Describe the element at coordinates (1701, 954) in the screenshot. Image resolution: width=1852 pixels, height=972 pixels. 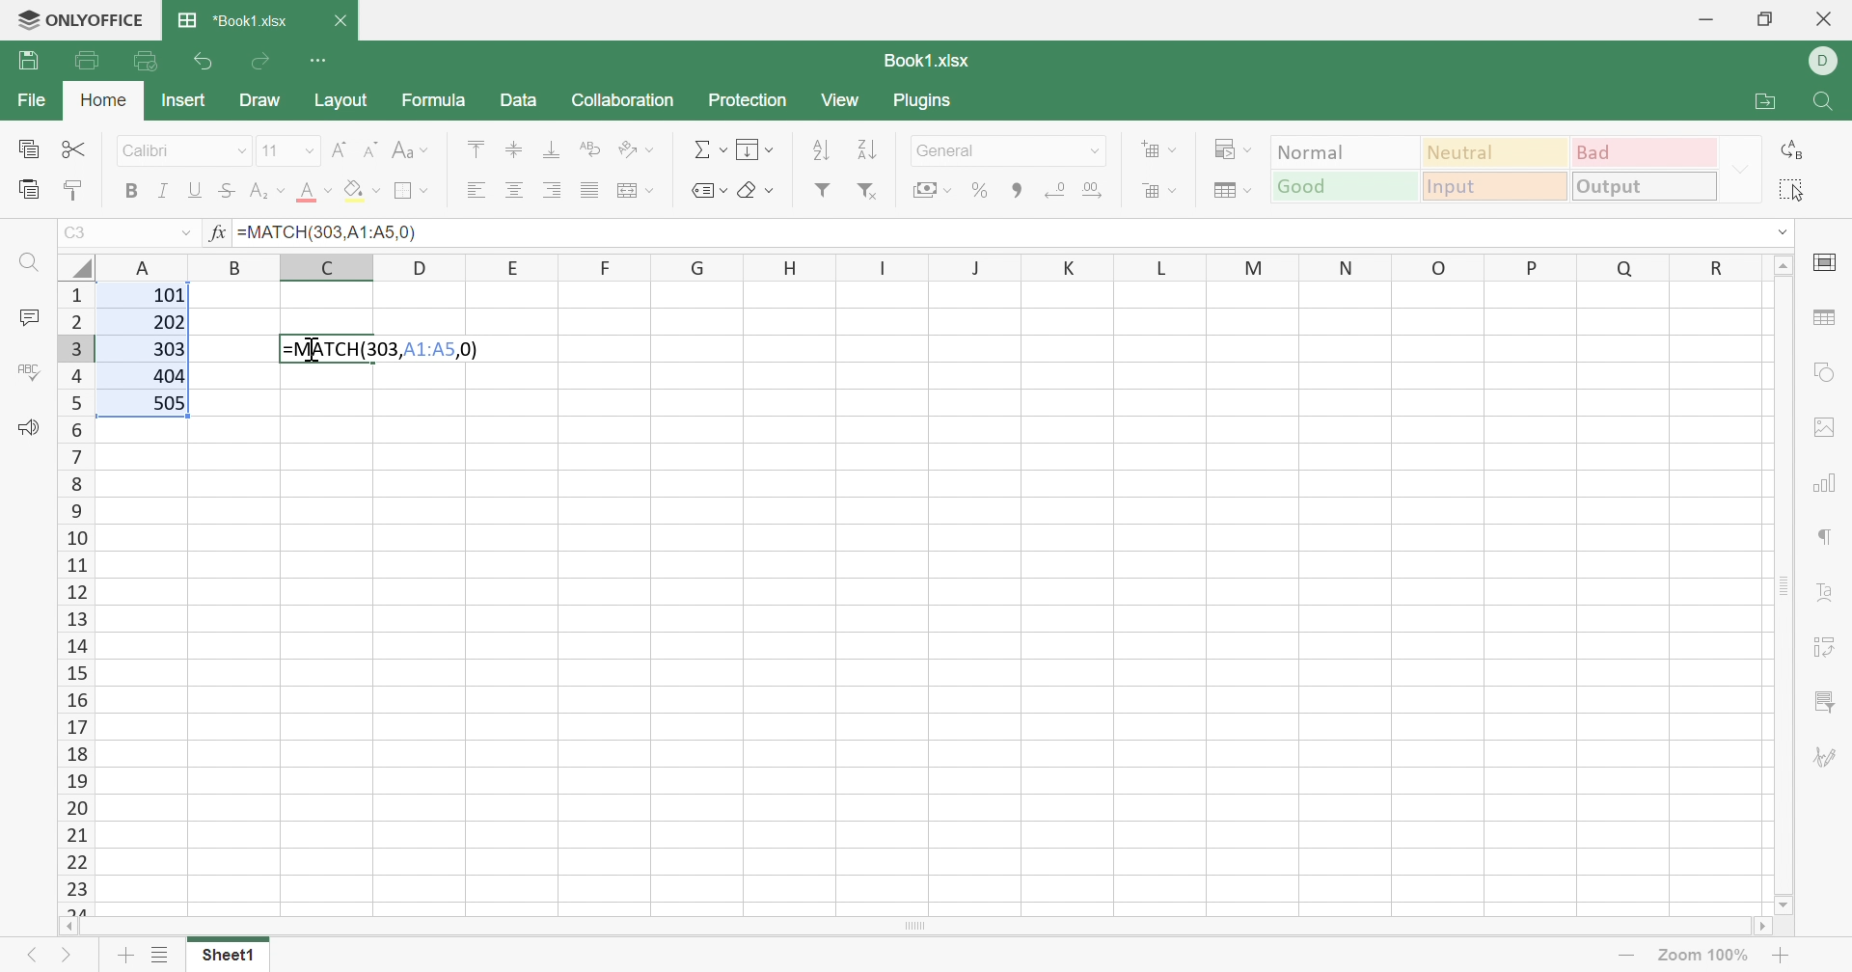
I see `Zoom 100%` at that location.